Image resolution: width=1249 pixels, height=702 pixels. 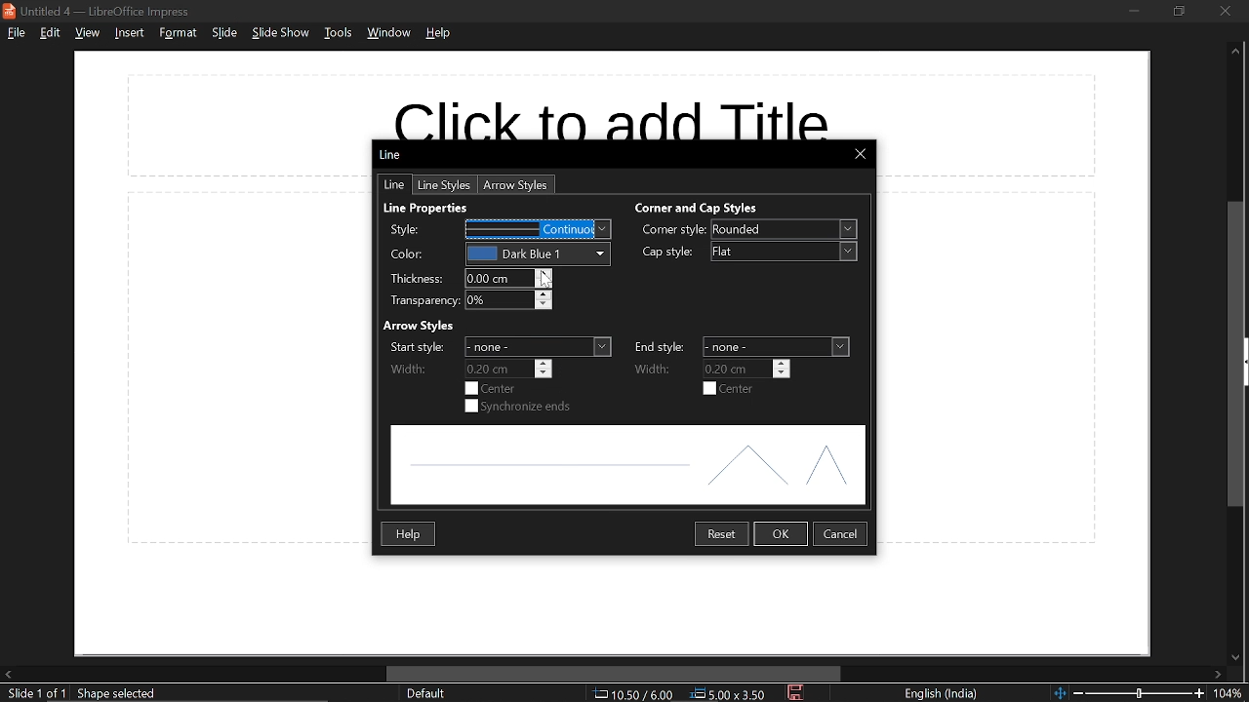 I want to click on end center, so click(x=729, y=388).